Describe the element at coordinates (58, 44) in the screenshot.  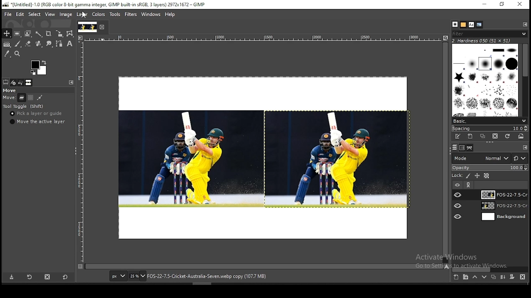
I see `paths tool` at that location.